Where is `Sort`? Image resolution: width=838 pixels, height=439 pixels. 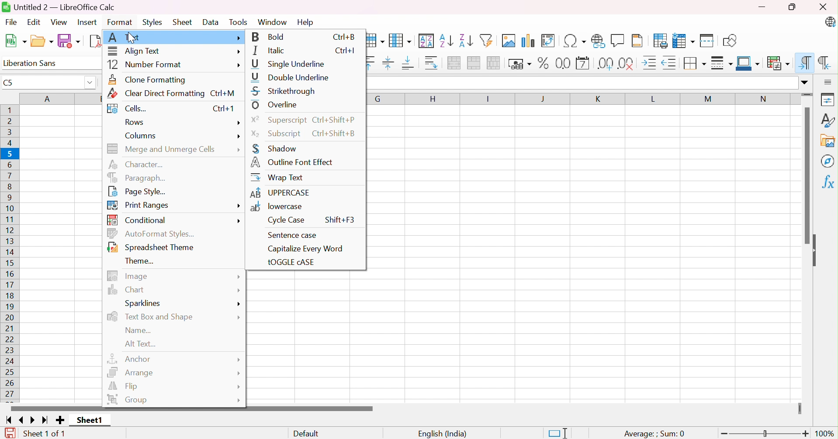
Sort is located at coordinates (427, 40).